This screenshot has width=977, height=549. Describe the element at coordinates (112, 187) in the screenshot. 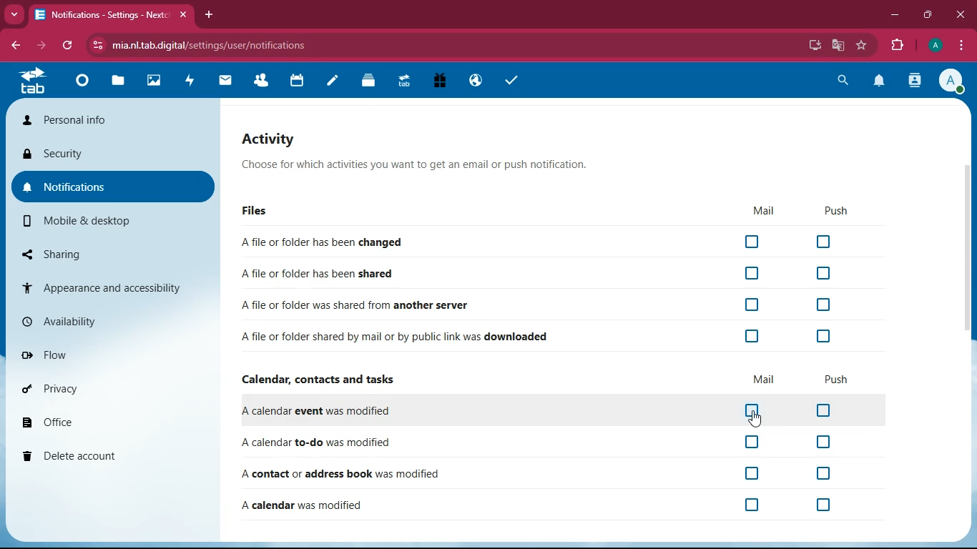

I see `notifications` at that location.